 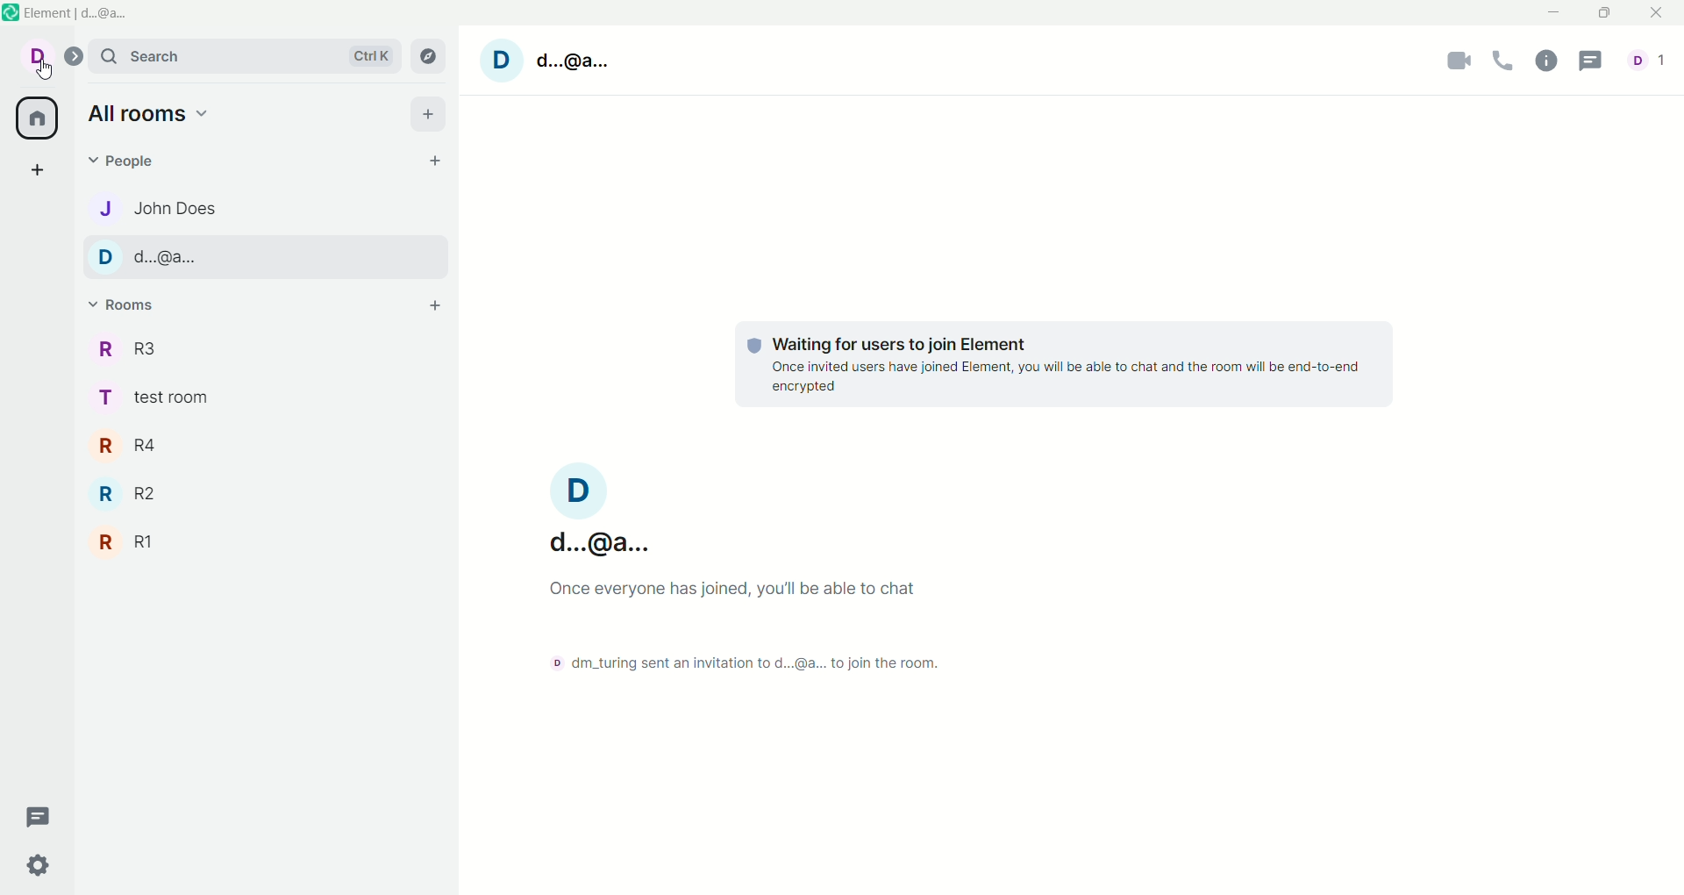 What do you see at coordinates (430, 117) in the screenshot?
I see `add` at bounding box center [430, 117].